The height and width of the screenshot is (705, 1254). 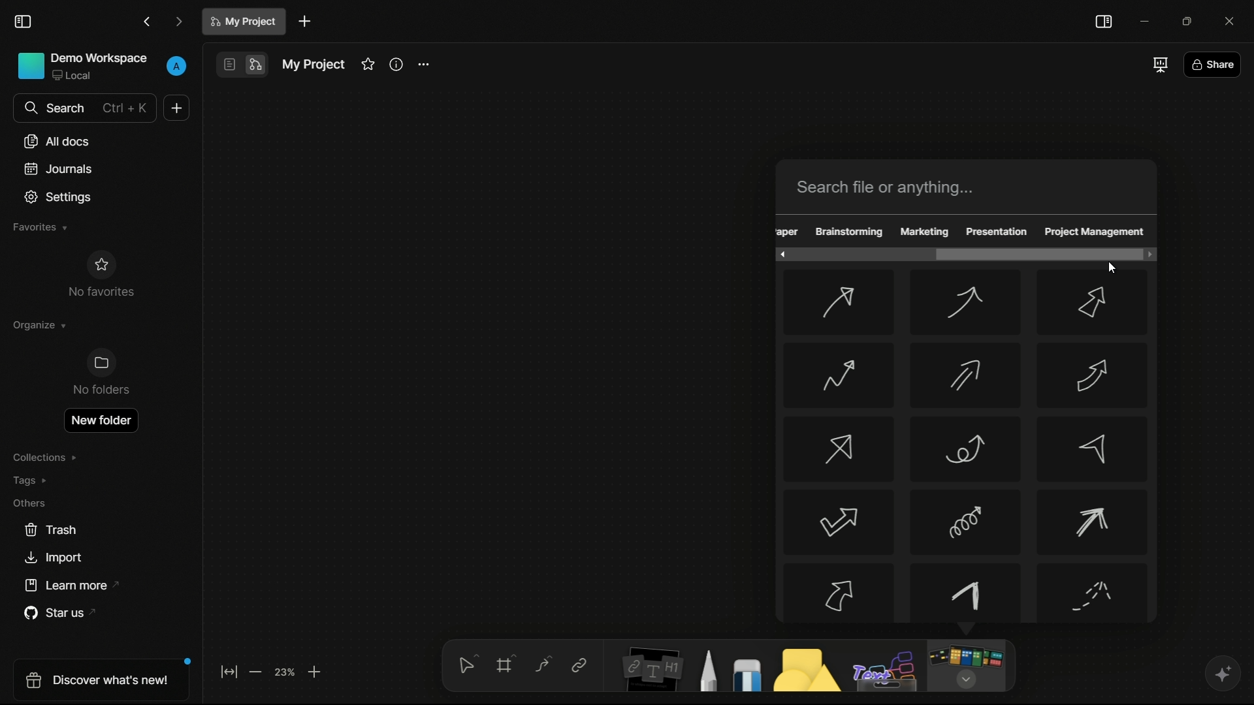 What do you see at coordinates (848, 232) in the screenshot?
I see `brainstorming` at bounding box center [848, 232].